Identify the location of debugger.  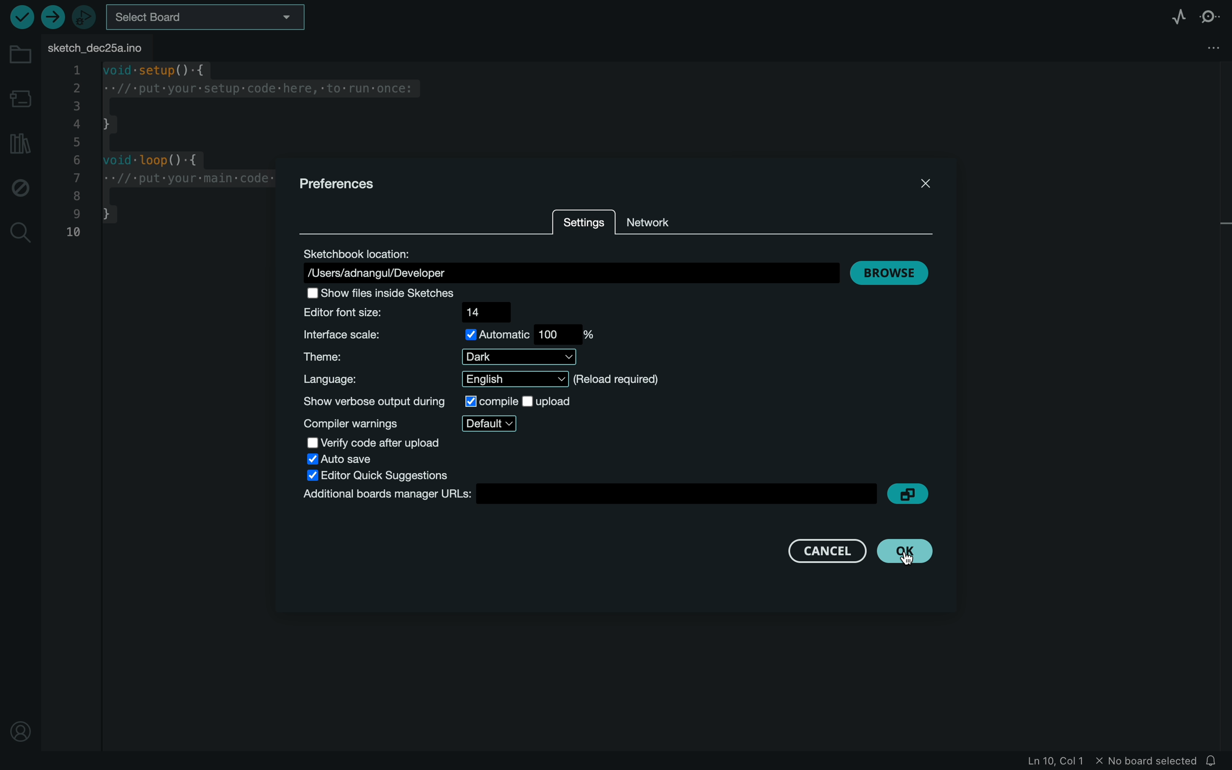
(83, 17).